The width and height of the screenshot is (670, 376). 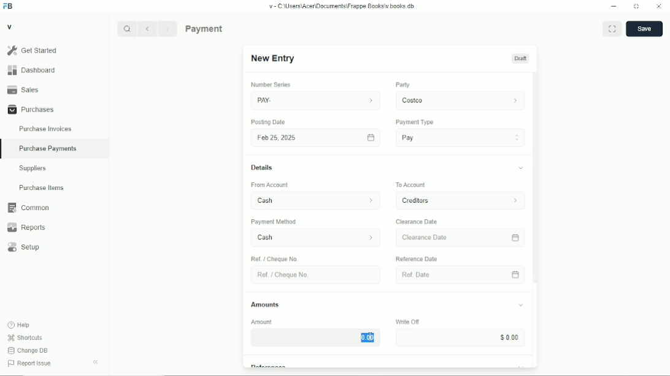 What do you see at coordinates (614, 6) in the screenshot?
I see `Minimize` at bounding box center [614, 6].